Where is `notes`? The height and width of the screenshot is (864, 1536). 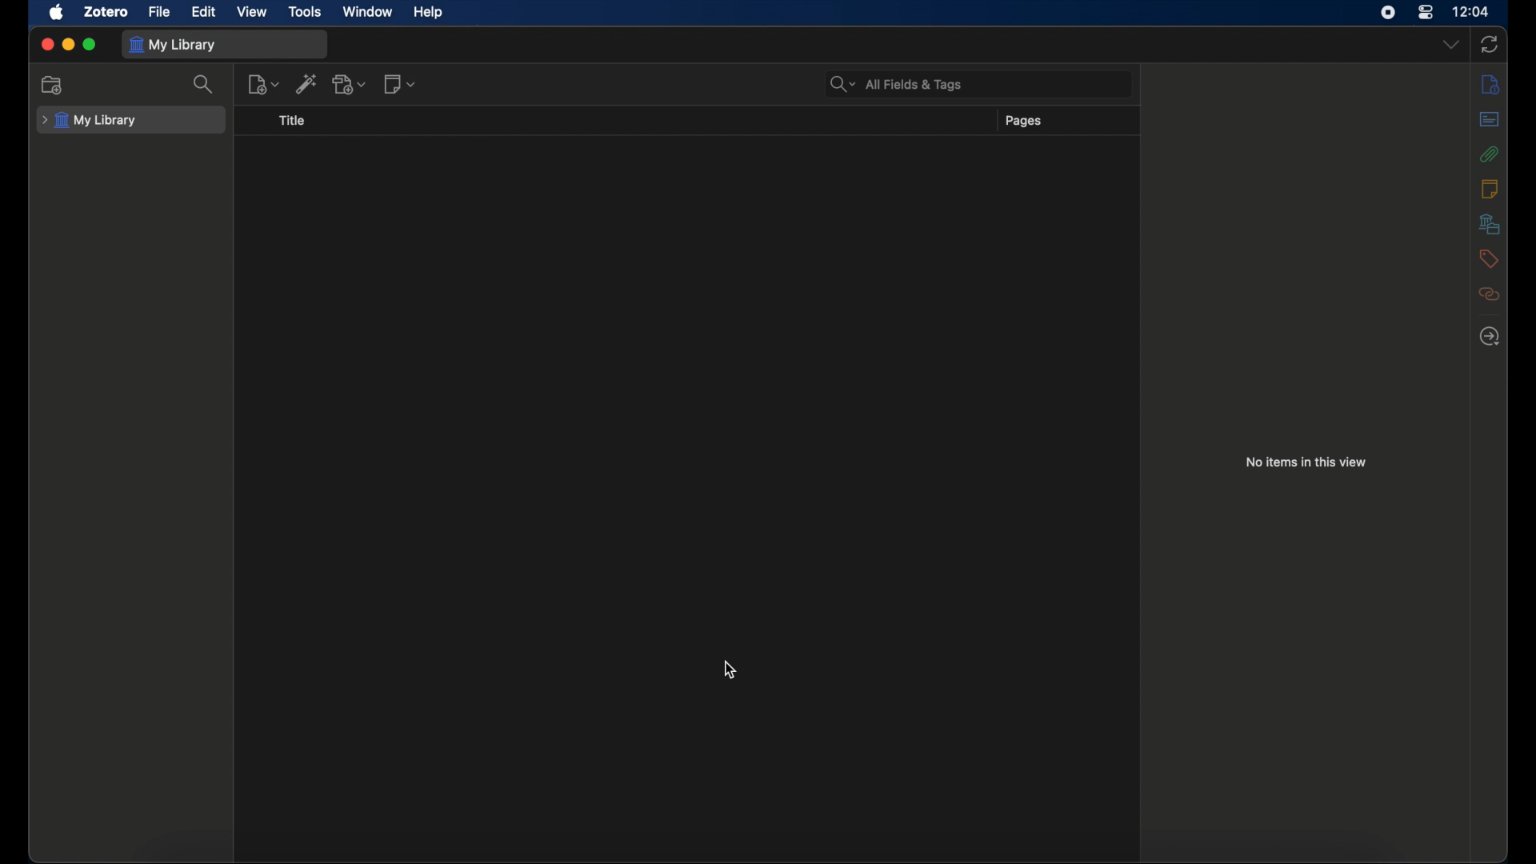
notes is located at coordinates (1489, 188).